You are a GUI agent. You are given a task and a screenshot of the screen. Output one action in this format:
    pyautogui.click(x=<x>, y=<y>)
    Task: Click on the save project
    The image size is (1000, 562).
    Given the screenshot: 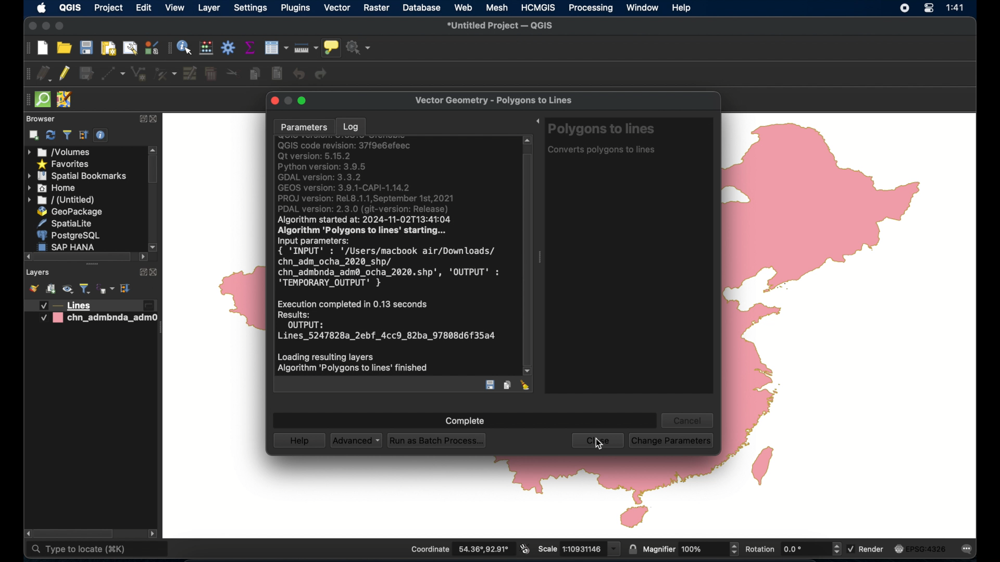 What is the action you would take?
    pyautogui.click(x=86, y=47)
    